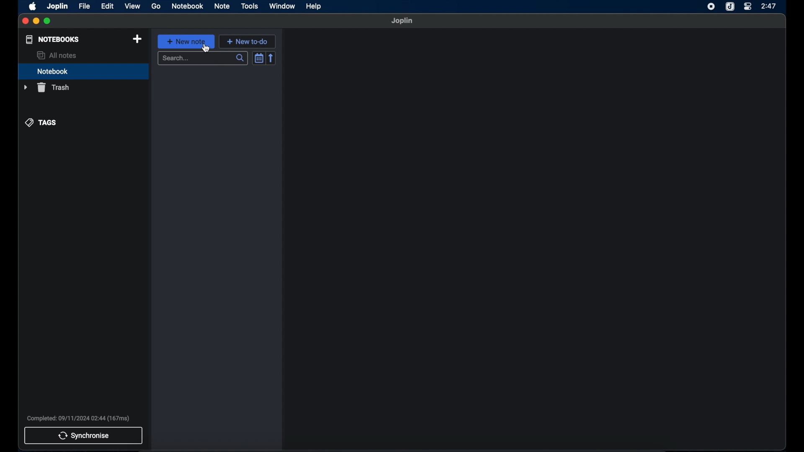  I want to click on minimize, so click(36, 21).